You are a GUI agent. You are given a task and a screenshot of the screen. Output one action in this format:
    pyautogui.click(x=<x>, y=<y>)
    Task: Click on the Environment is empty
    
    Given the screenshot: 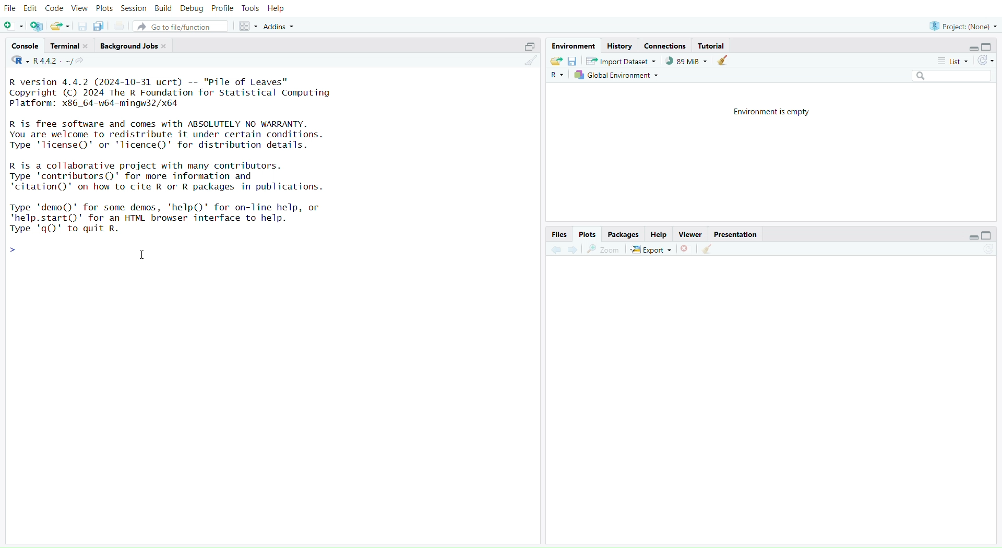 What is the action you would take?
    pyautogui.click(x=768, y=110)
    